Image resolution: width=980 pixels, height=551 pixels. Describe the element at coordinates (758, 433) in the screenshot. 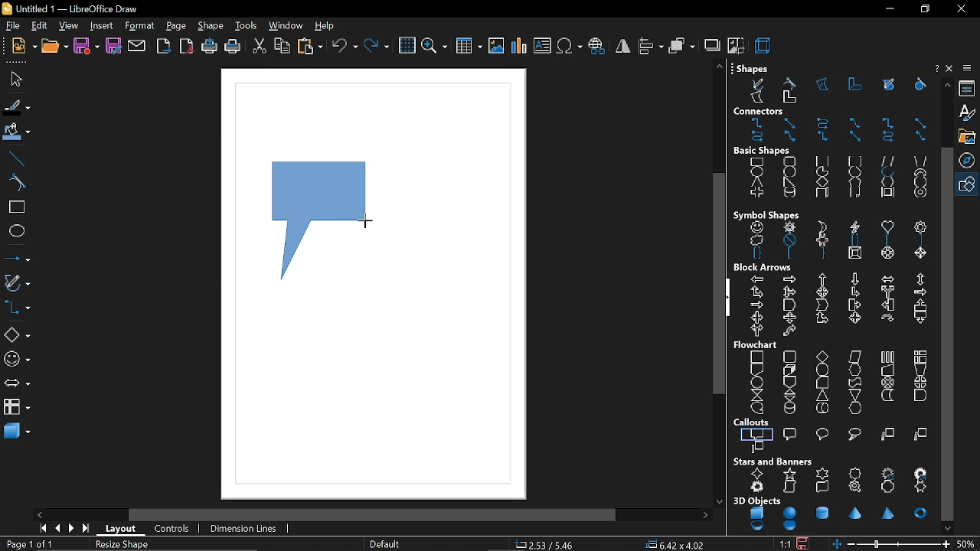

I see `rectangular` at that location.